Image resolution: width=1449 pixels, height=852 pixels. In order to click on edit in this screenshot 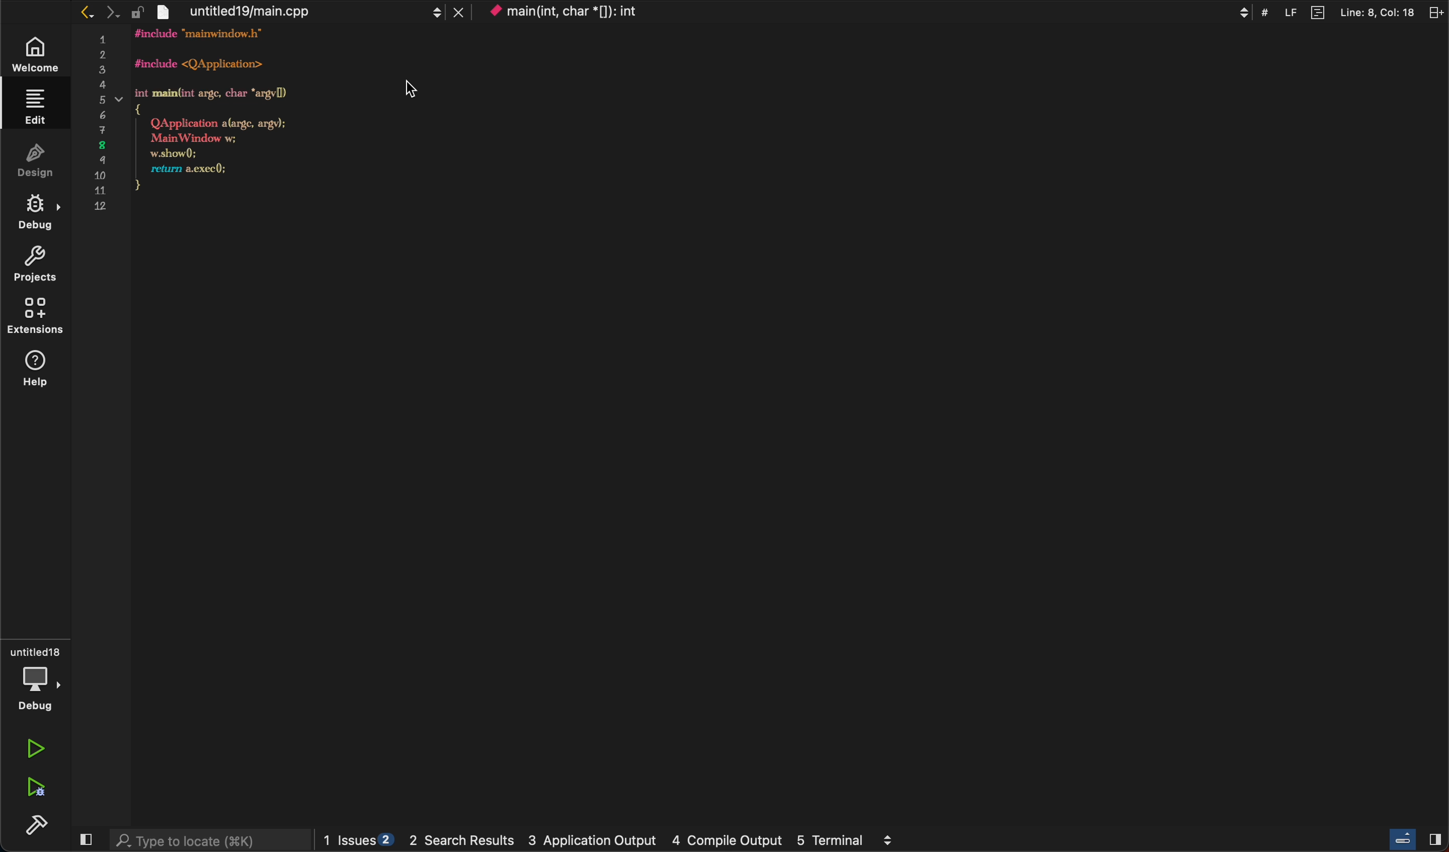, I will do `click(34, 109)`.